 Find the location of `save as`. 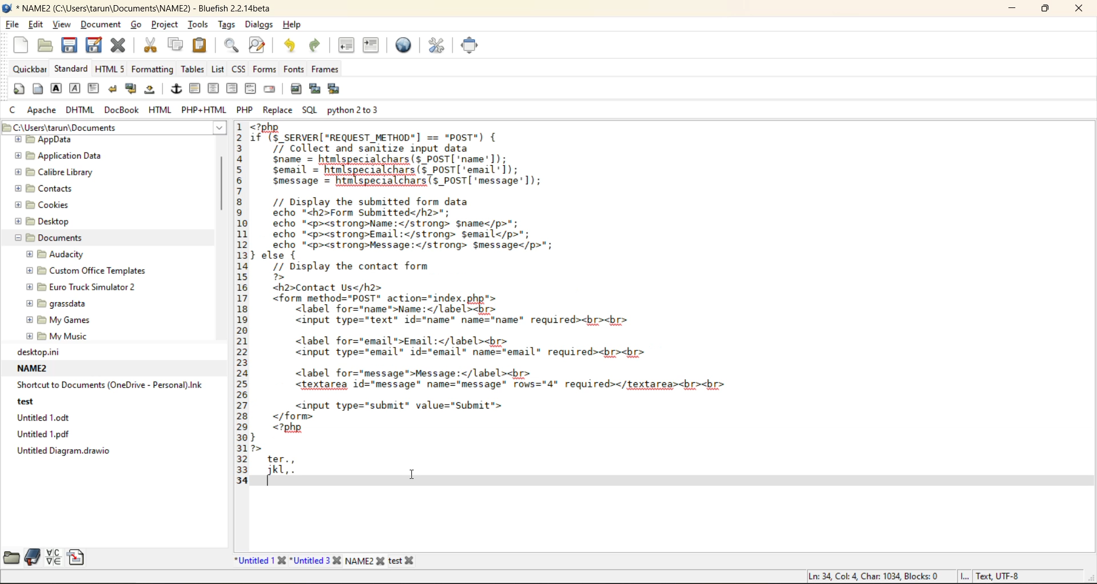

save as is located at coordinates (93, 45).